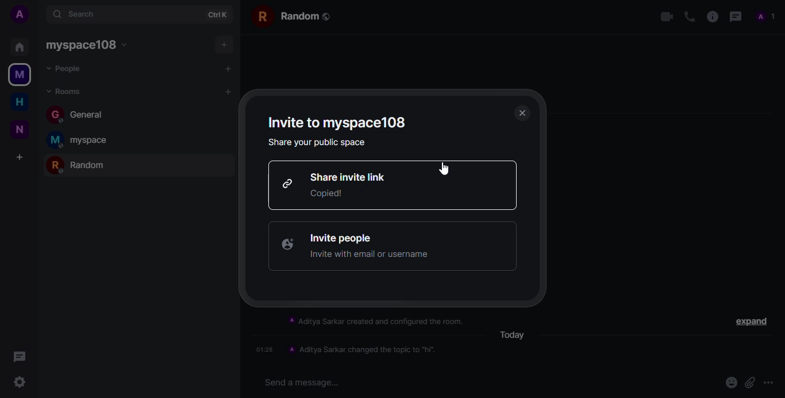 This screenshot has width=785, height=398. What do you see at coordinates (18, 47) in the screenshot?
I see `home` at bounding box center [18, 47].